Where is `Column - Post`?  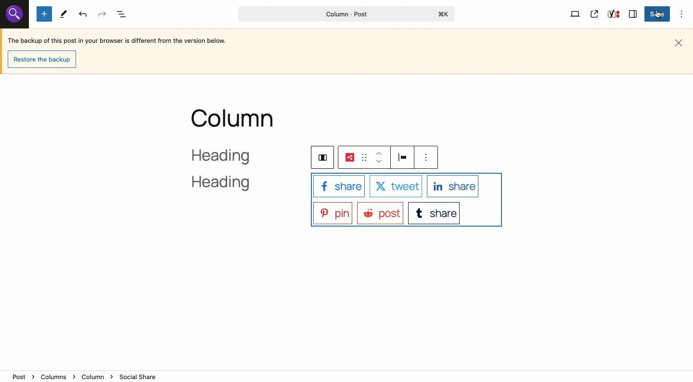 Column - Post is located at coordinates (344, 14).